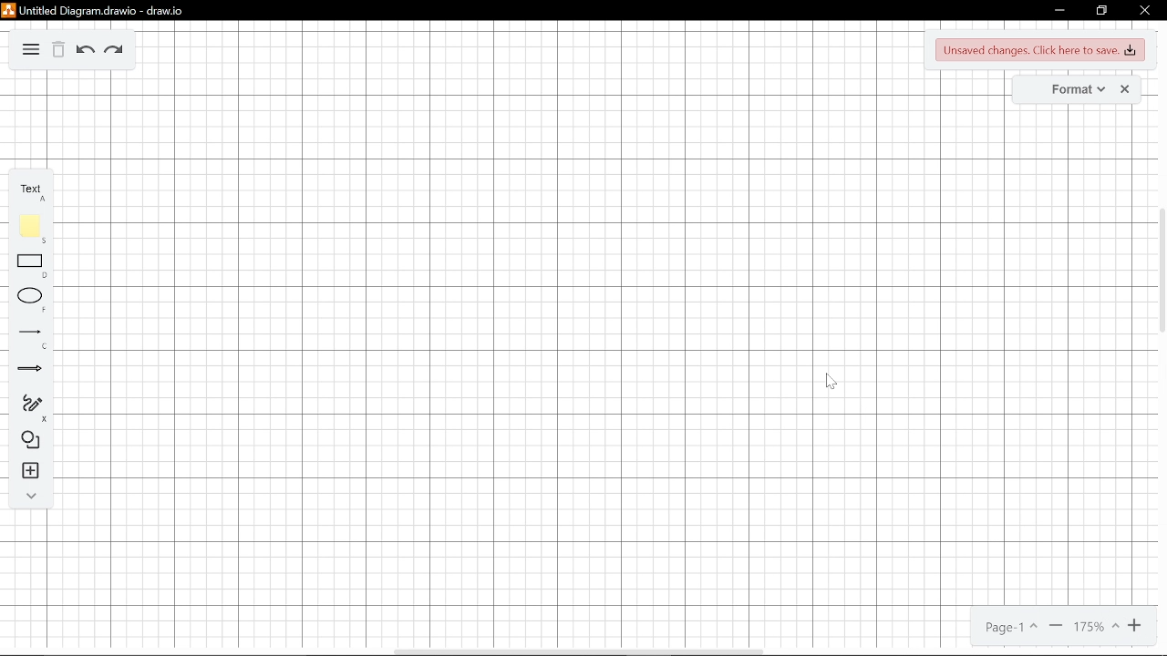 The width and height of the screenshot is (1167, 656). Describe the element at coordinates (27, 189) in the screenshot. I see `text` at that location.